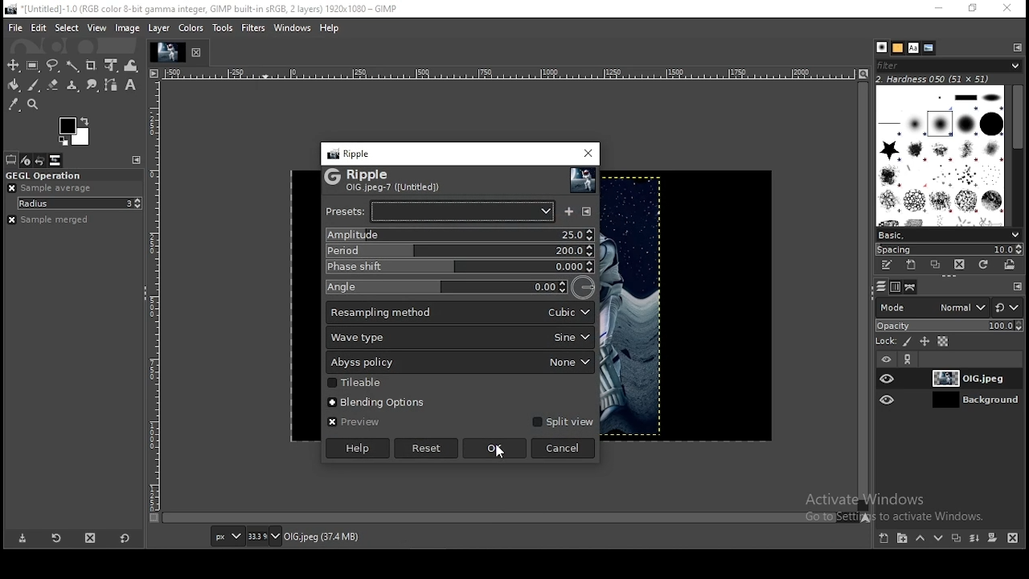 This screenshot has width=1029, height=579. I want to click on rectangle select tool, so click(35, 66).